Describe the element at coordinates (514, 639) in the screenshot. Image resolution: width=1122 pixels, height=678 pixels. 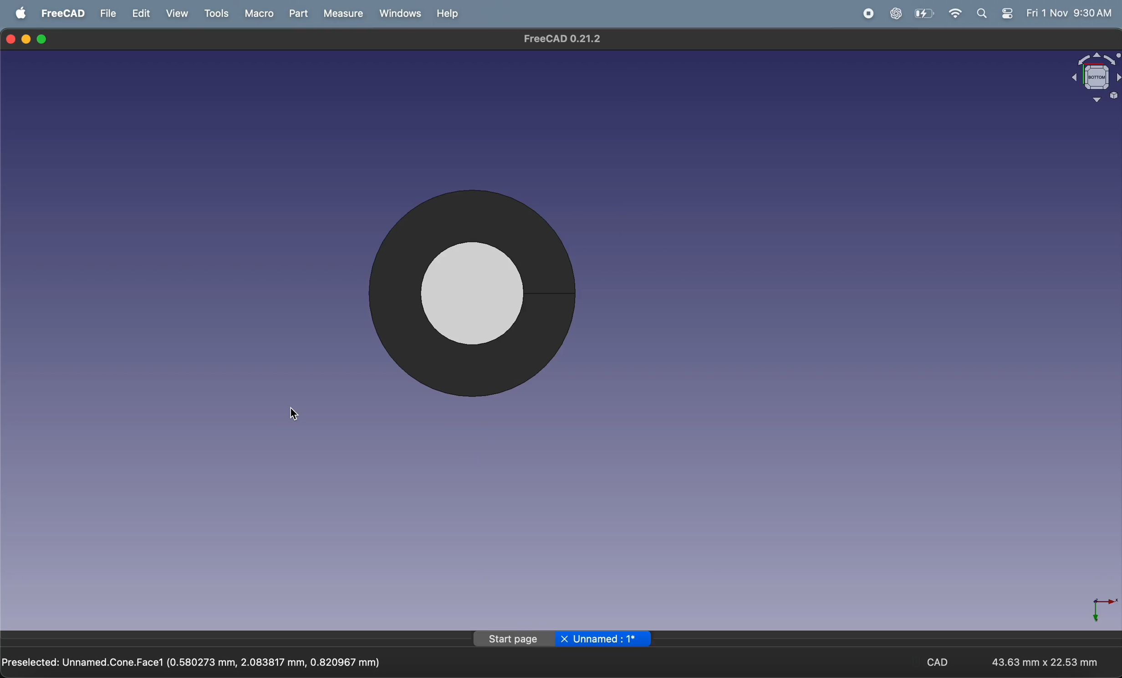
I see `Start page` at that location.